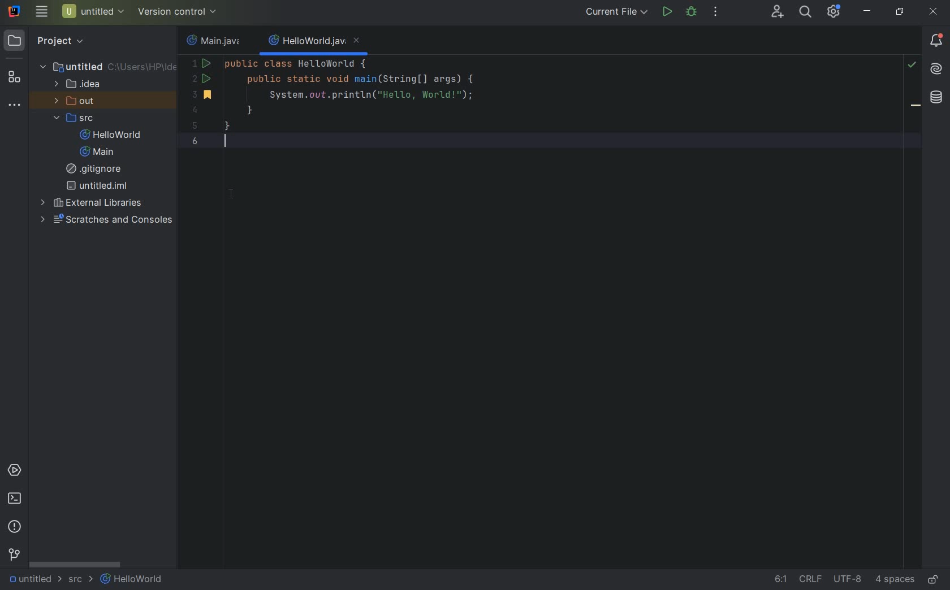 The width and height of the screenshot is (950, 590). I want to click on highlight all problems, so click(913, 67).